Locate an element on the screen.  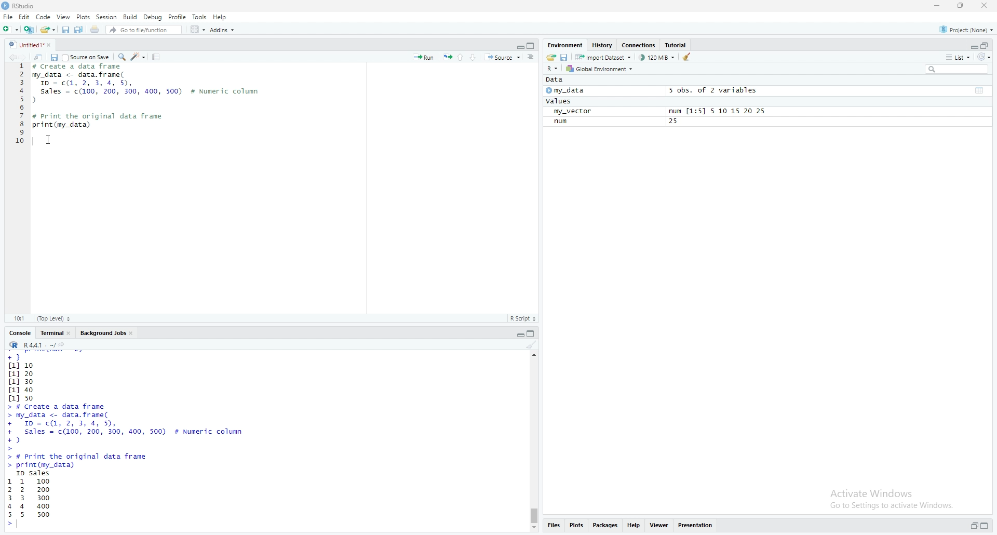
go to file/function is located at coordinates (144, 30).